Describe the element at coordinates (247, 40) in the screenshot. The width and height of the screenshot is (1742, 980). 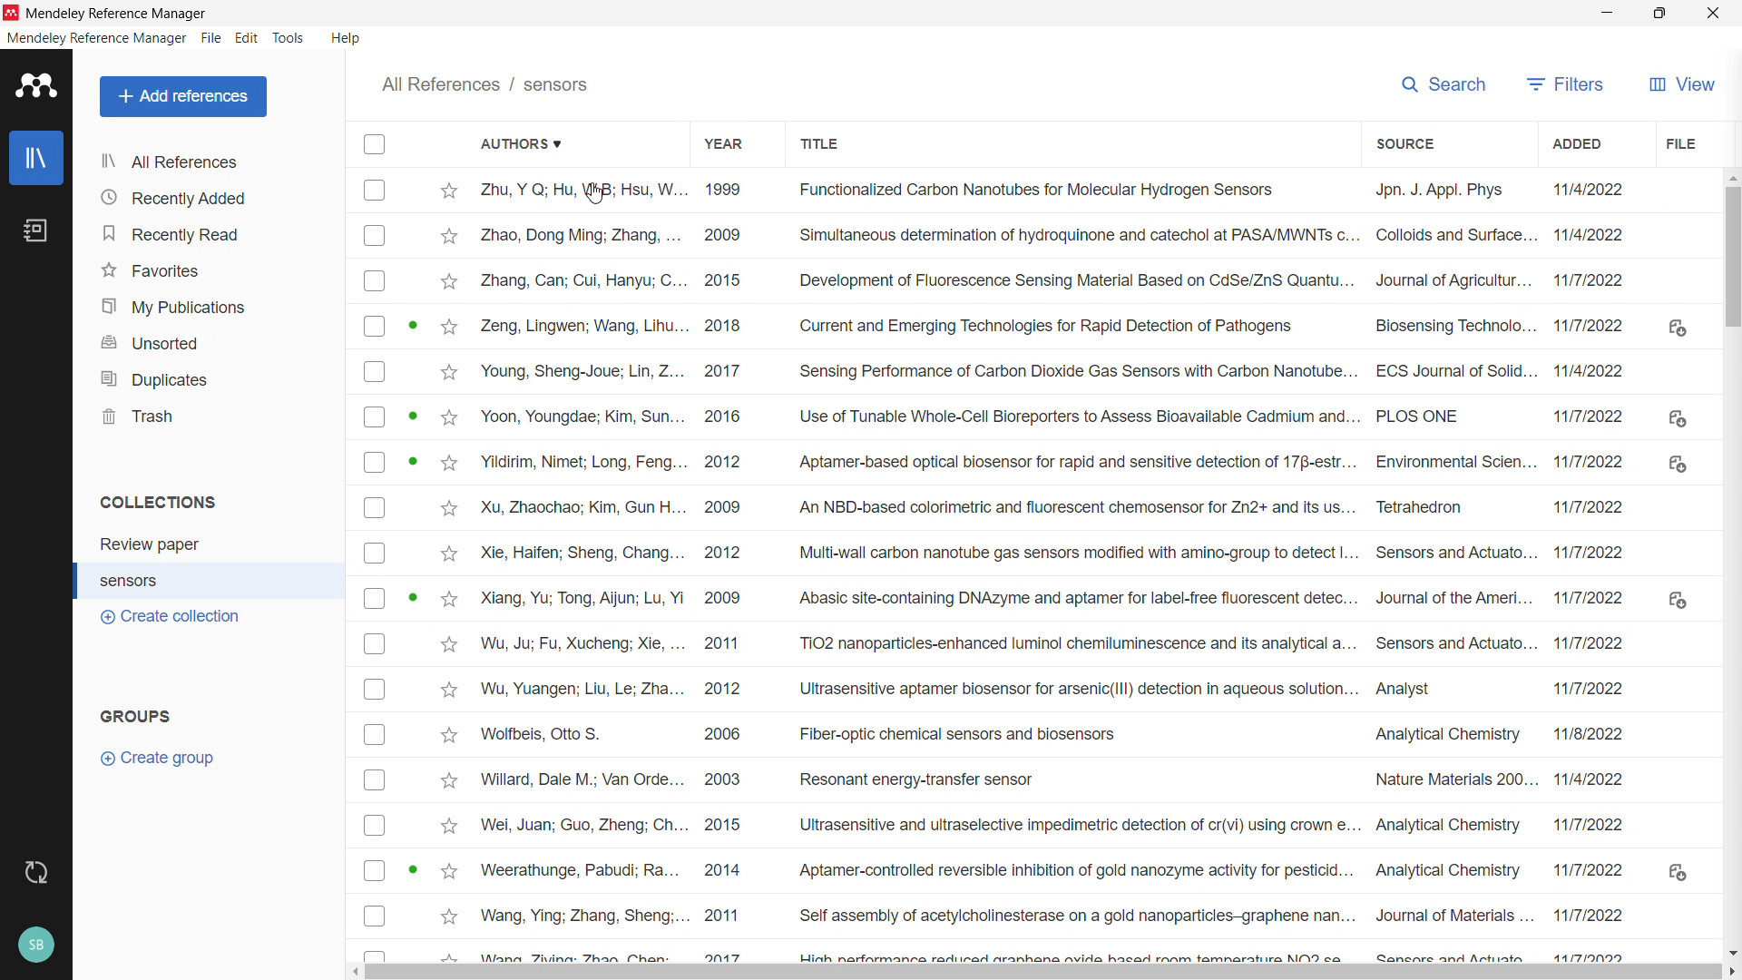
I see `Edit ` at that location.